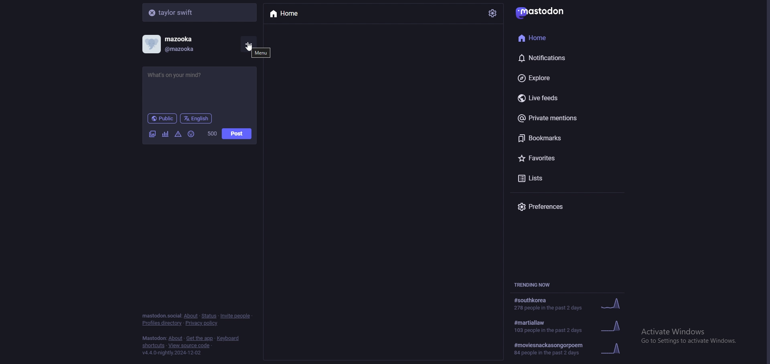 This screenshot has width=770, height=364. Describe the element at coordinates (190, 346) in the screenshot. I see `view source code` at that location.